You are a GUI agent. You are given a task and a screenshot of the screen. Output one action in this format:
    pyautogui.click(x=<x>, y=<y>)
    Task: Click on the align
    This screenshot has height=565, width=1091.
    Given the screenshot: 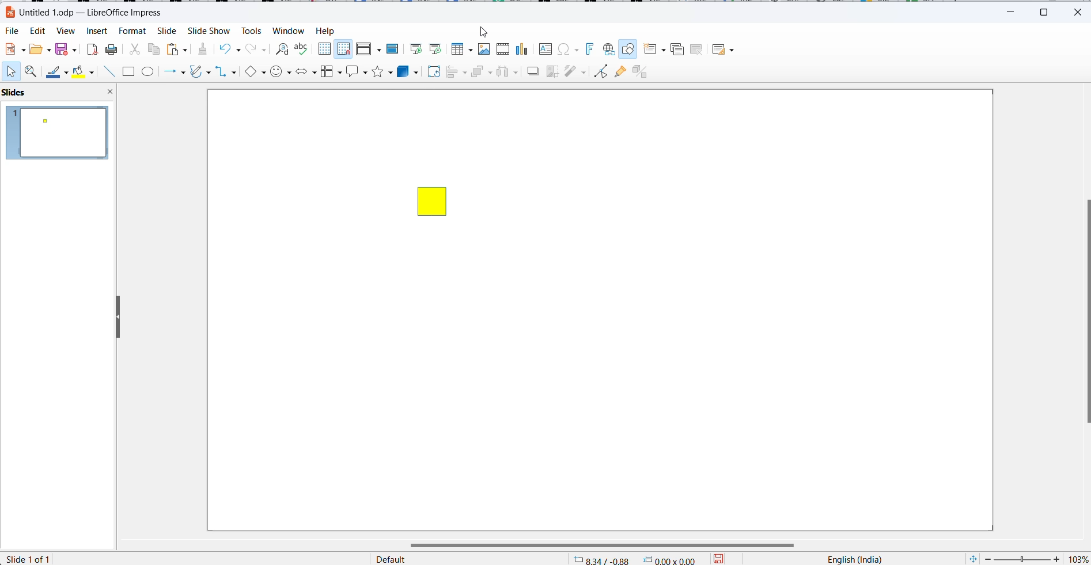 What is the action you would take?
    pyautogui.click(x=457, y=72)
    